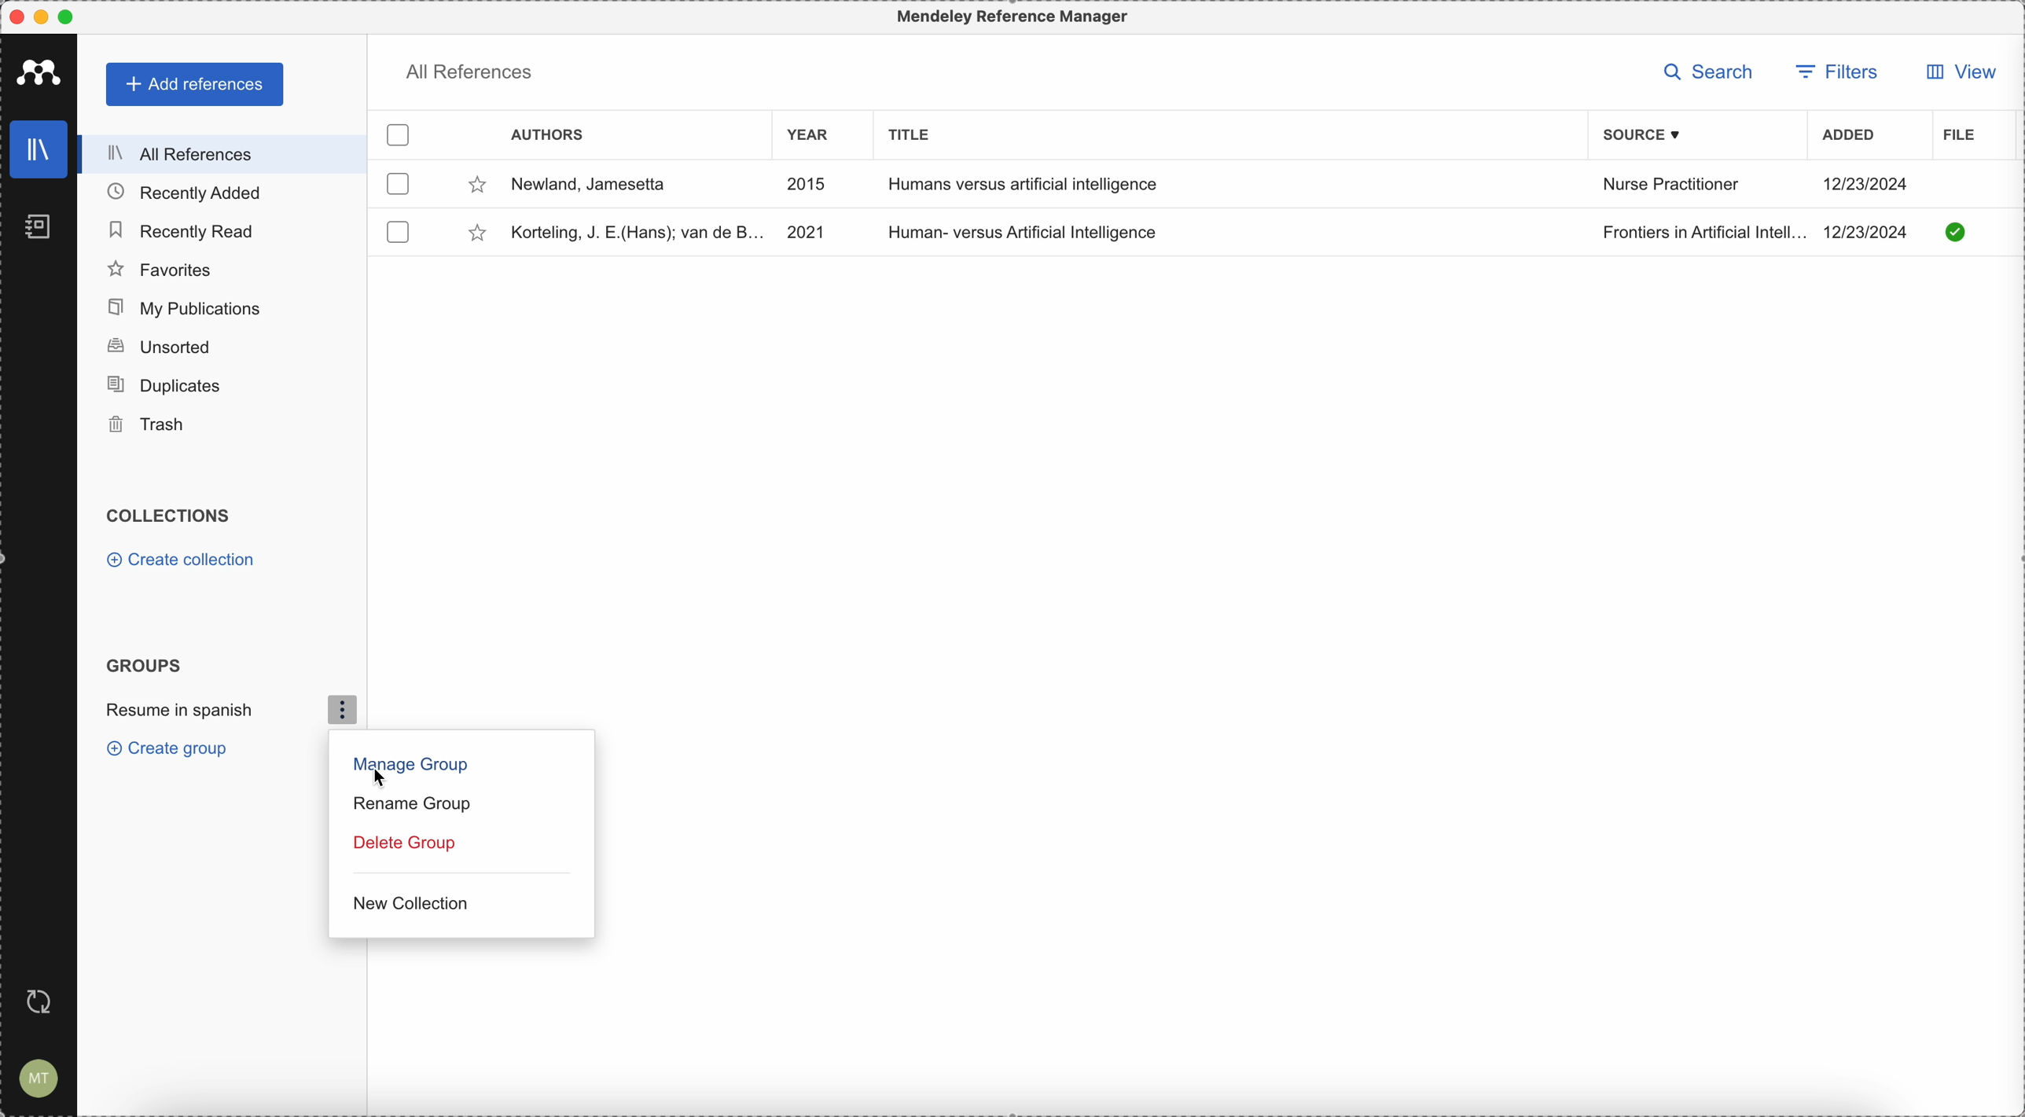 The height and width of the screenshot is (1117, 2025). I want to click on close program, so click(13, 13).